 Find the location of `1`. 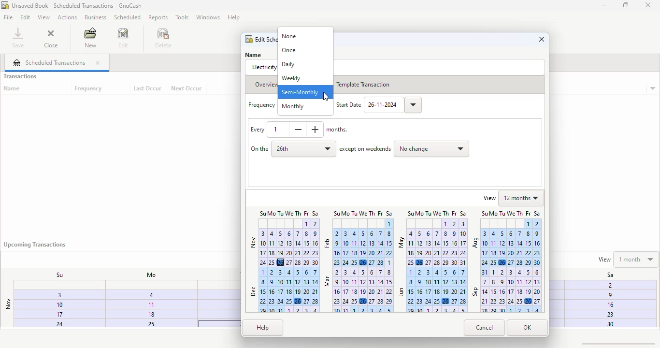

1 is located at coordinates (150, 304).